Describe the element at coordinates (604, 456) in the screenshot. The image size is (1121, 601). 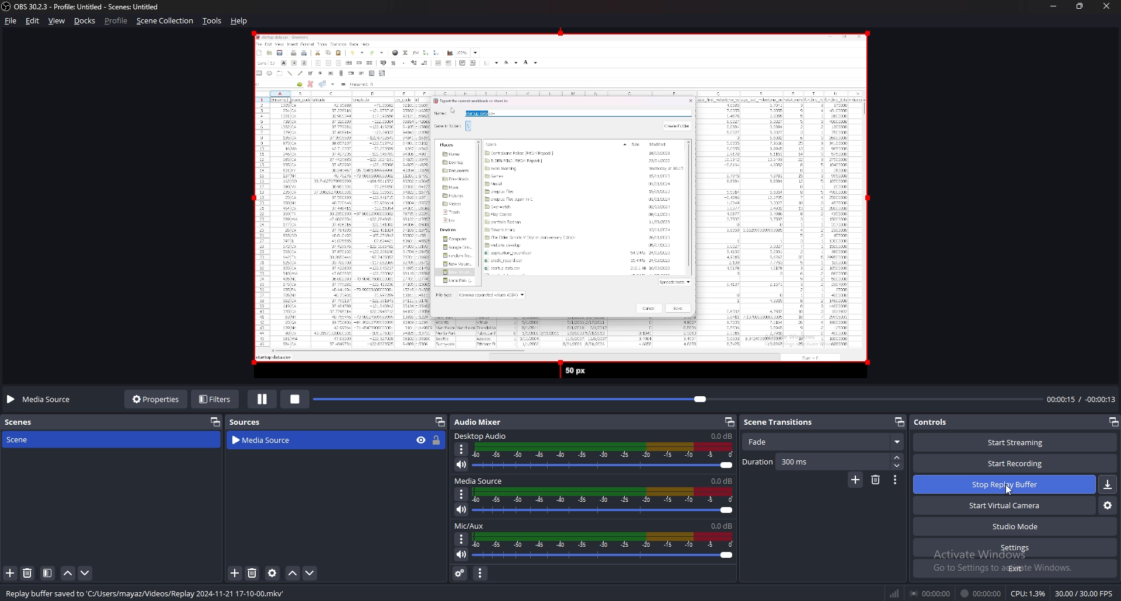
I see `desktop audio adjust` at that location.